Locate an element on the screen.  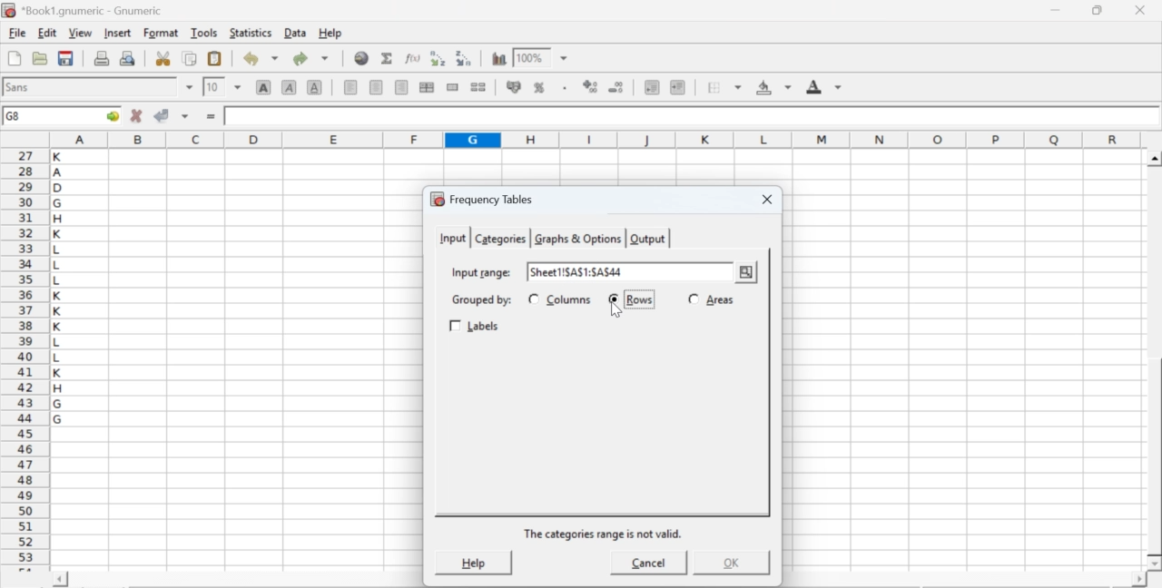
underline is located at coordinates (315, 86).